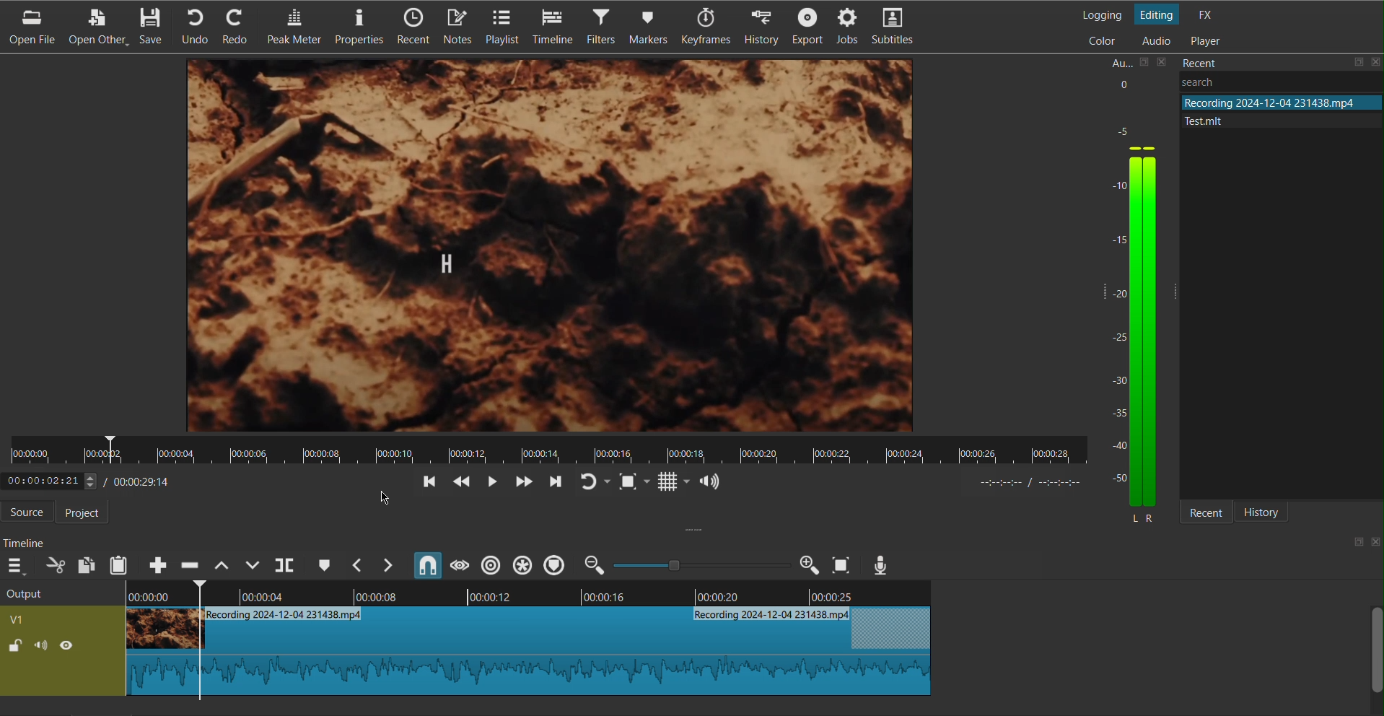  Describe the element at coordinates (494, 482) in the screenshot. I see `Play` at that location.